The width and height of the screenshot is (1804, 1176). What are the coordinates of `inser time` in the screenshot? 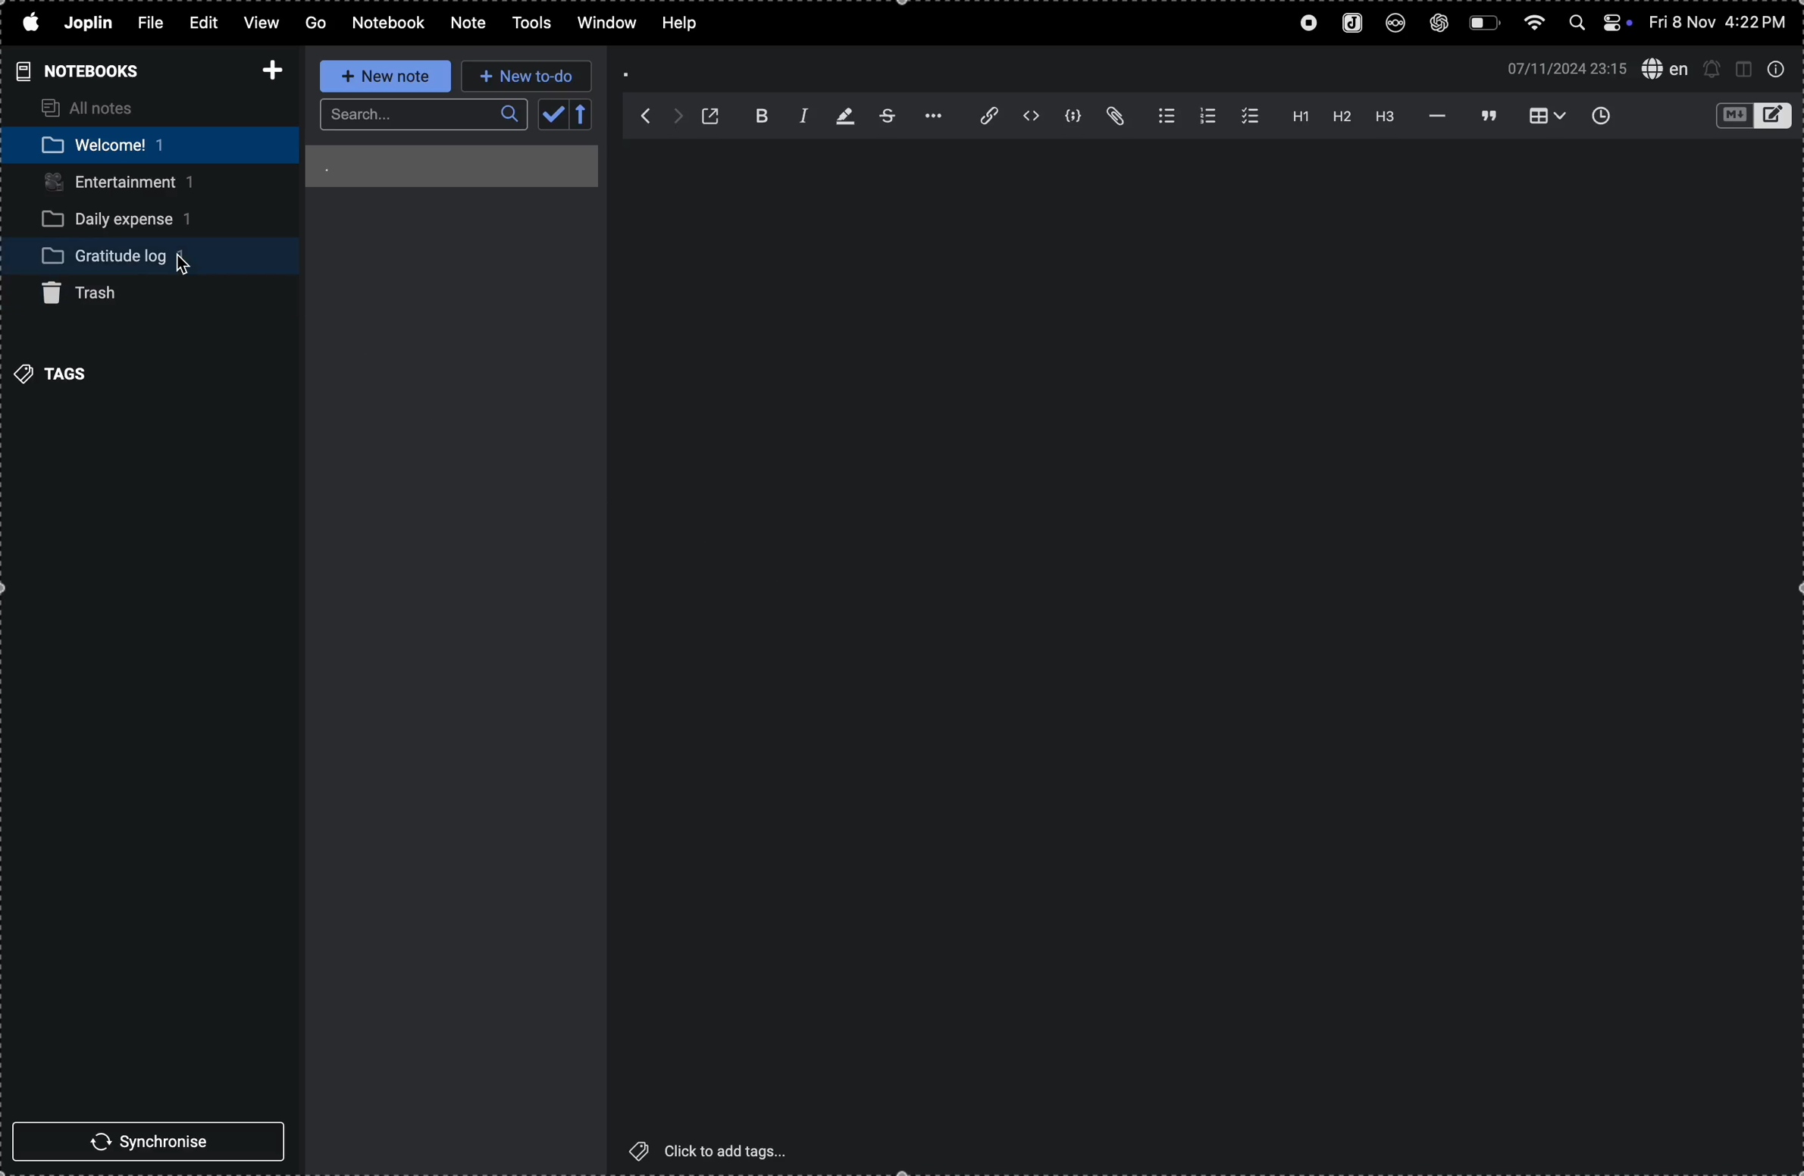 It's located at (1604, 117).